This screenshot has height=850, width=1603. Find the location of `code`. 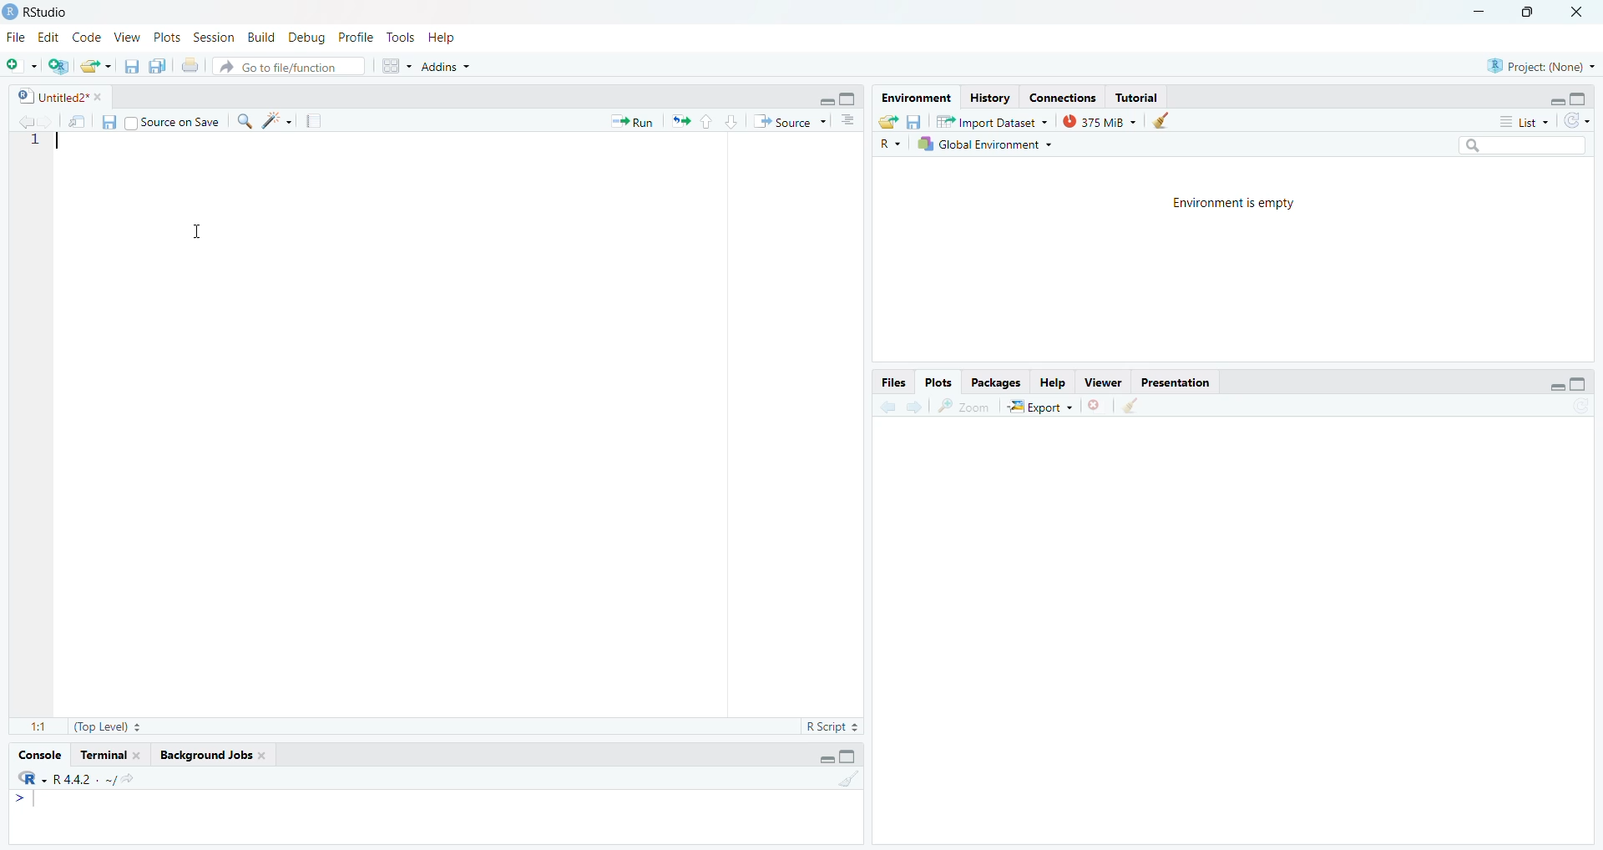

code is located at coordinates (88, 38).